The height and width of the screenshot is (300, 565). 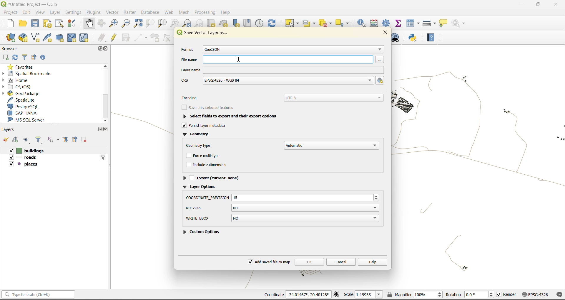 What do you see at coordinates (138, 23) in the screenshot?
I see `zoom full` at bounding box center [138, 23].